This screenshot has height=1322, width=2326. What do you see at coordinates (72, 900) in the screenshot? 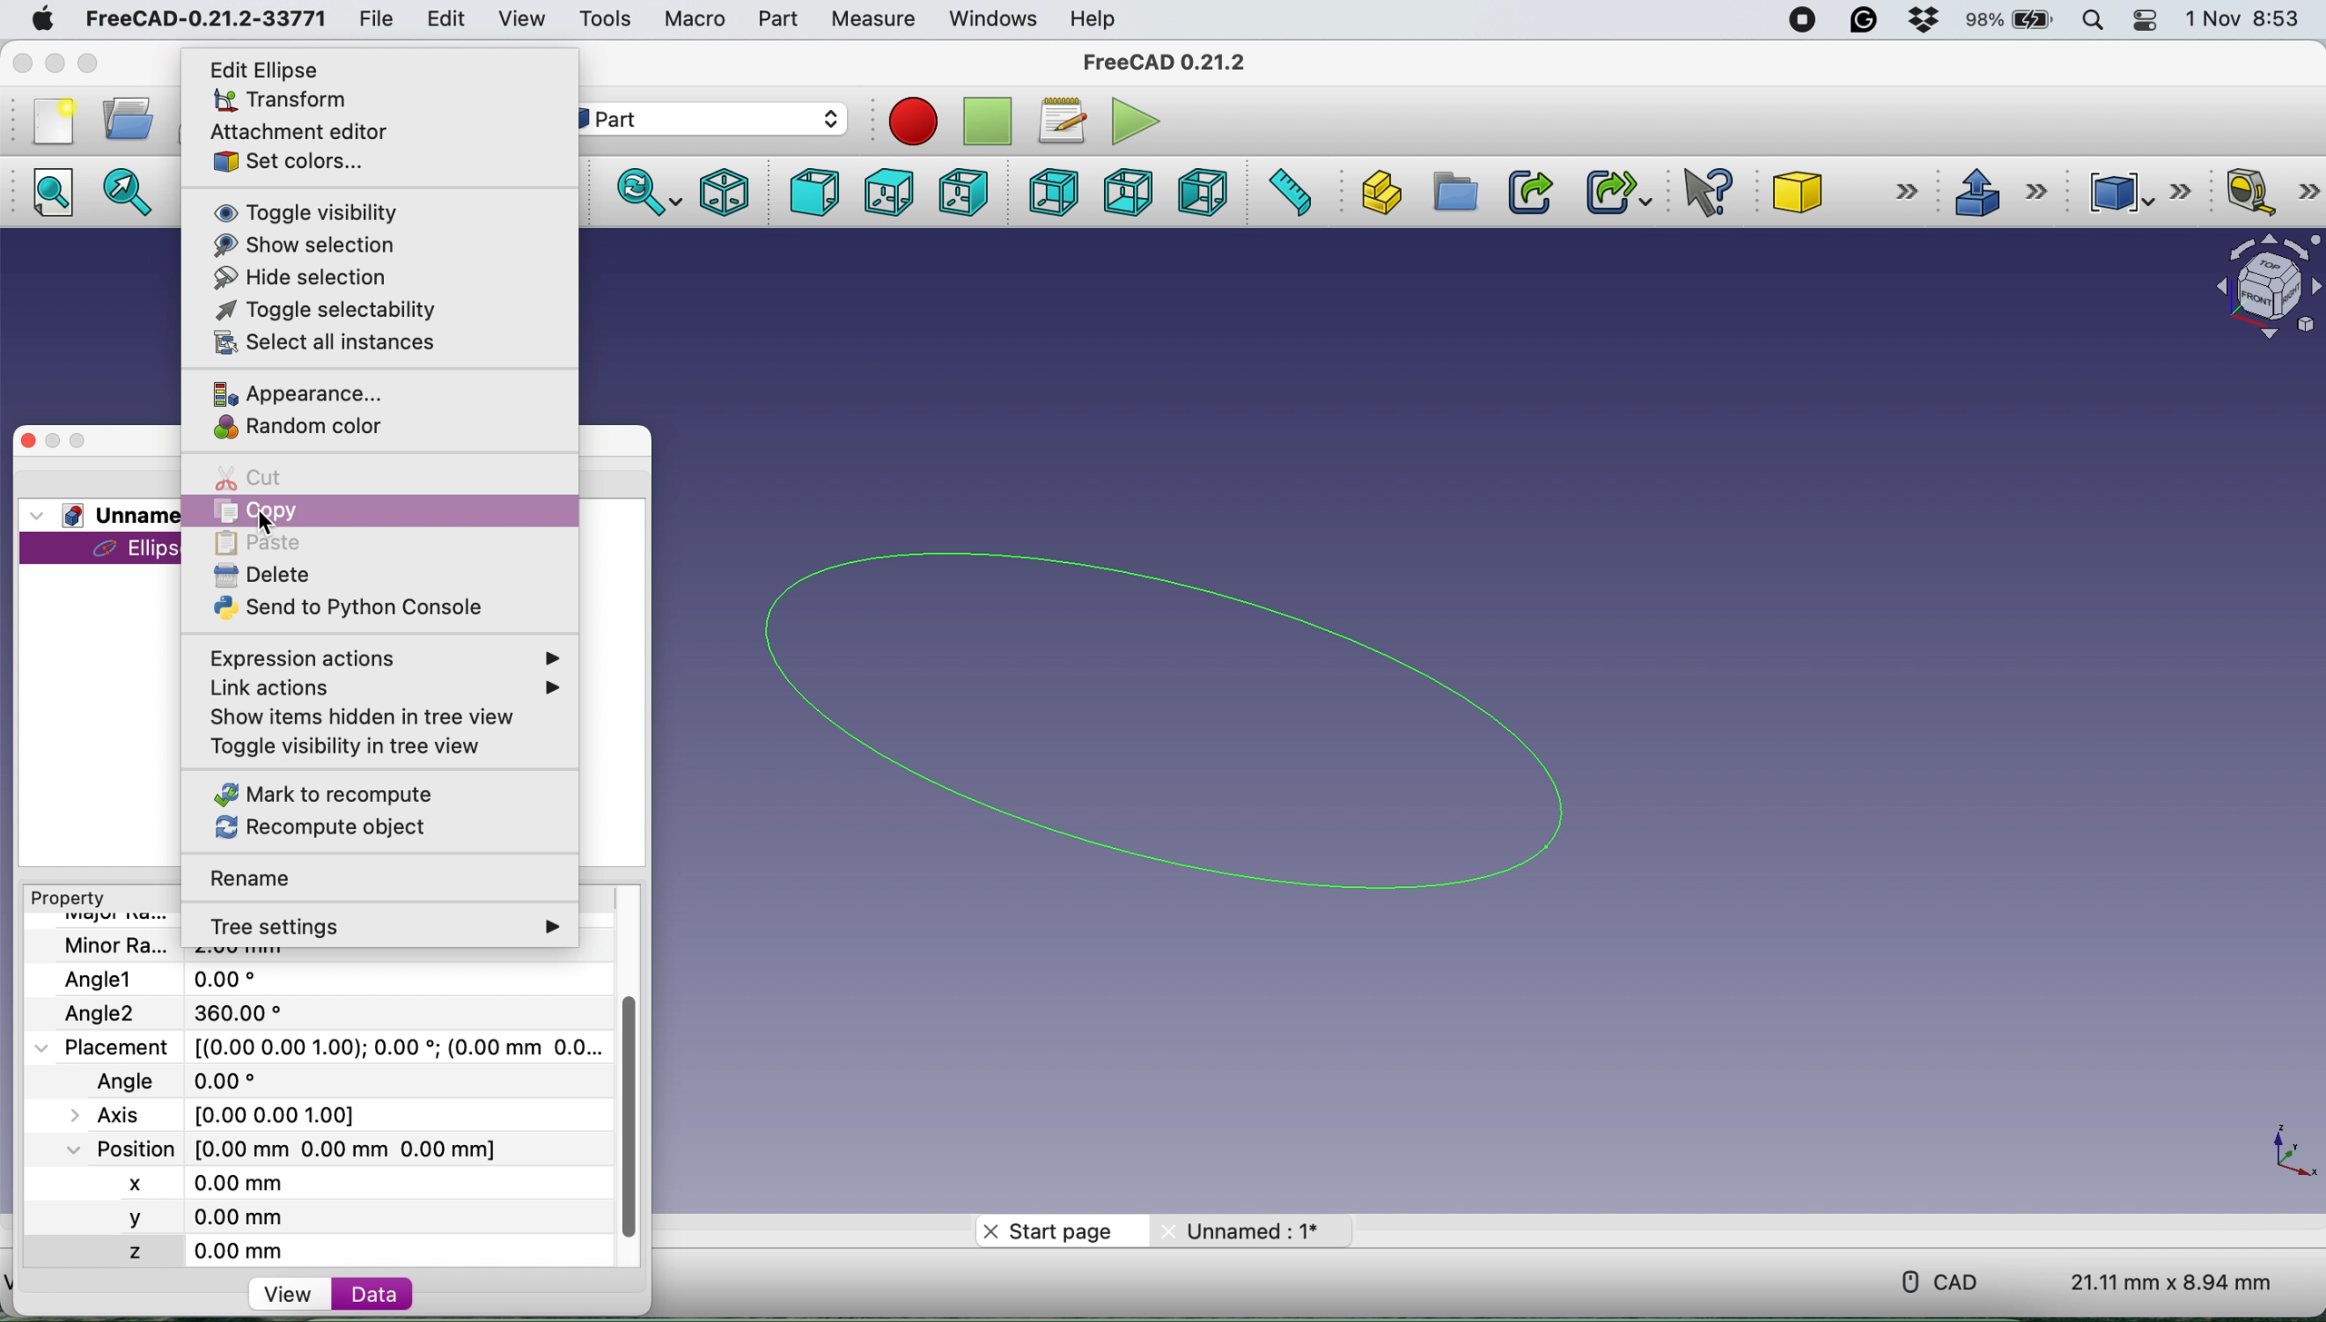
I see `property` at bounding box center [72, 900].